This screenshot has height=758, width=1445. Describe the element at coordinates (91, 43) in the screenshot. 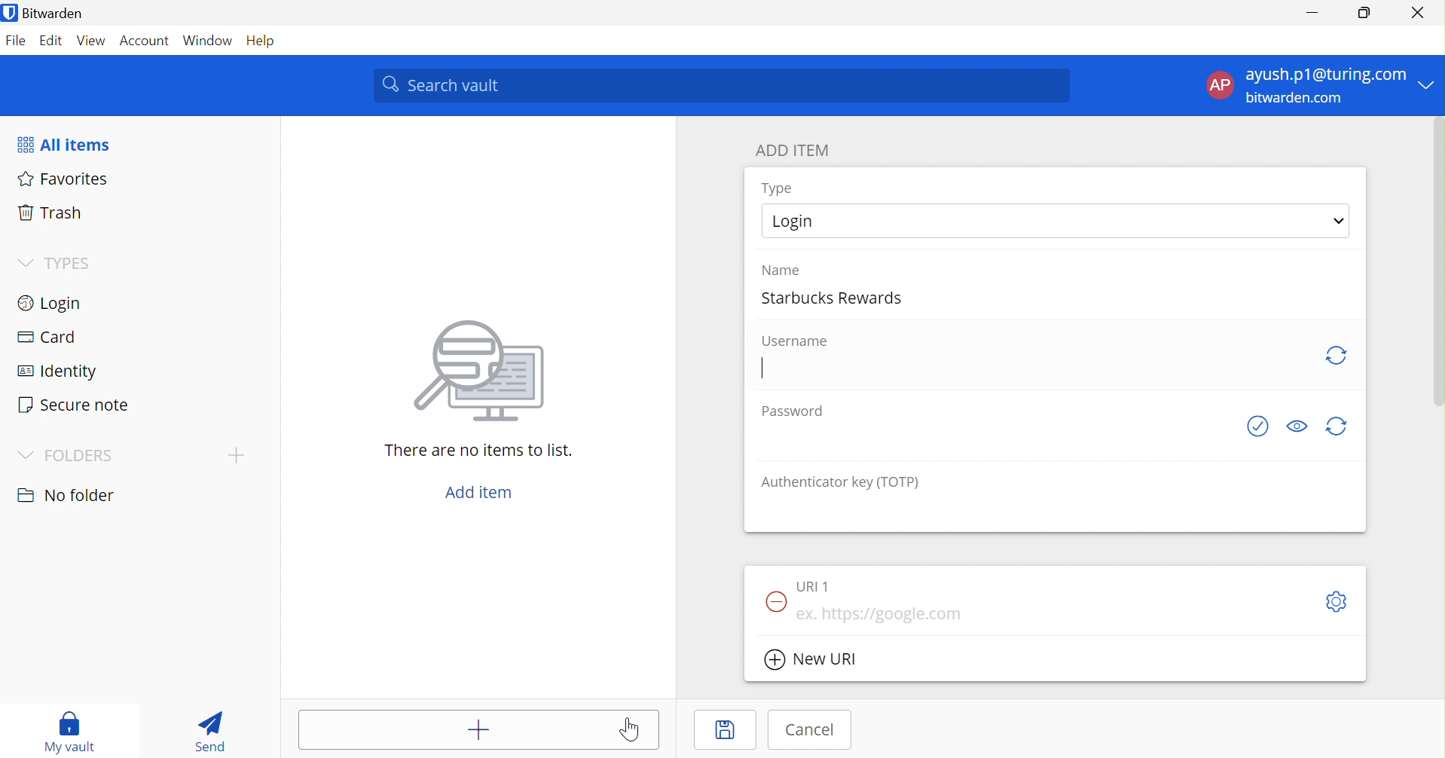

I see `View` at that location.